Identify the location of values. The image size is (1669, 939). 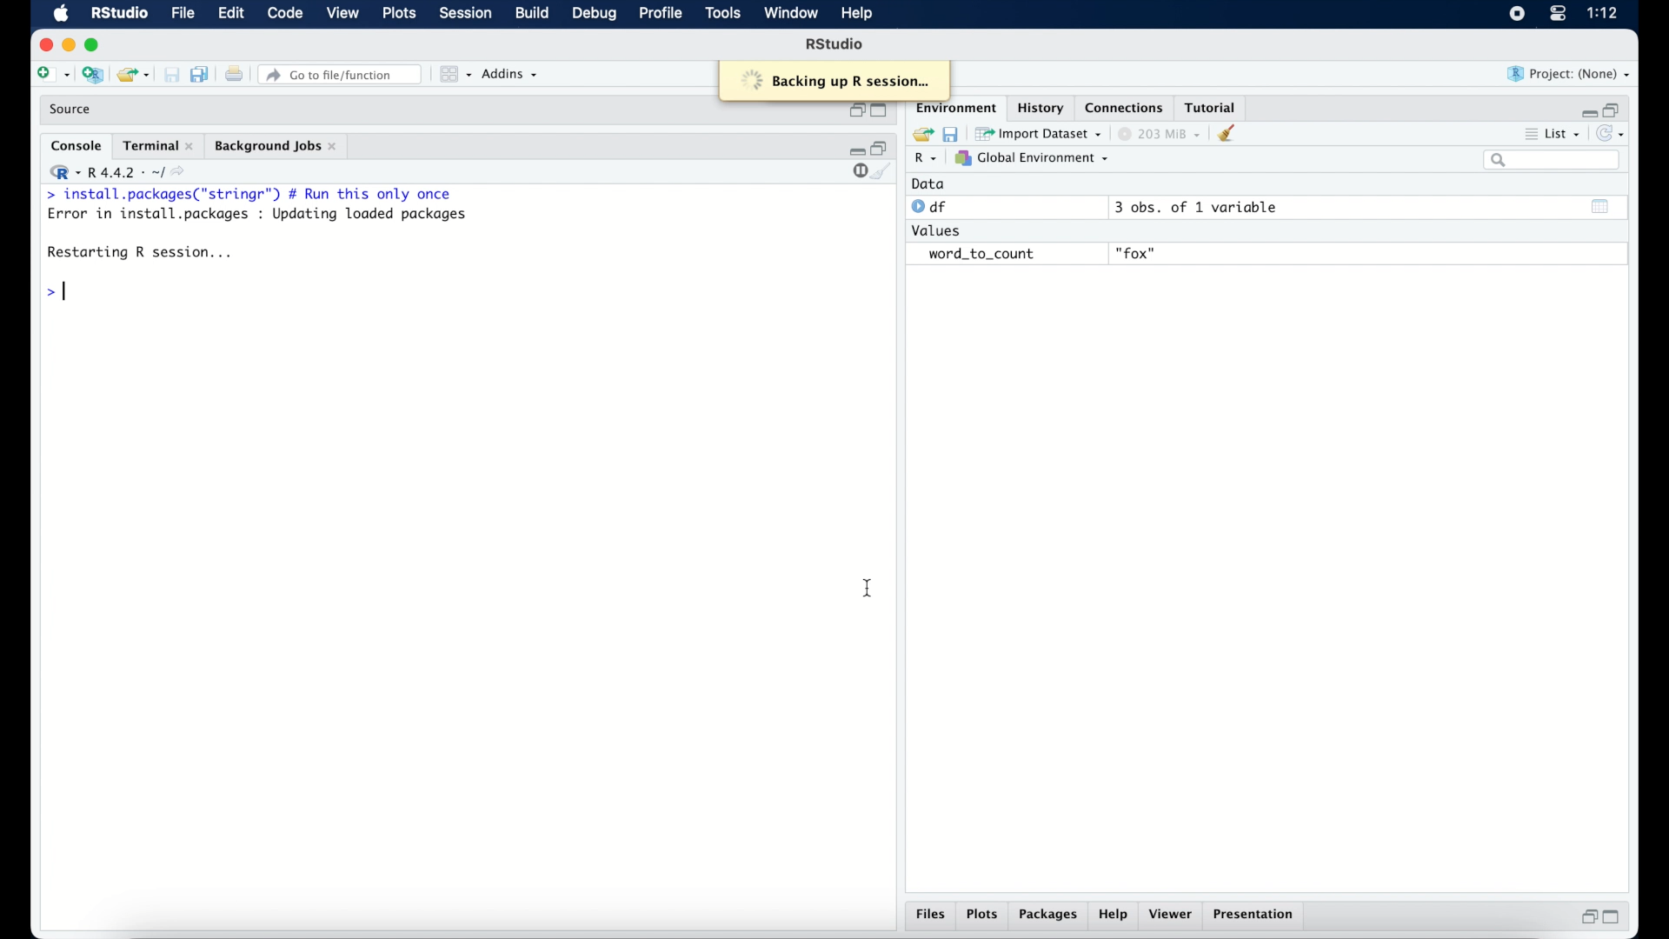
(938, 229).